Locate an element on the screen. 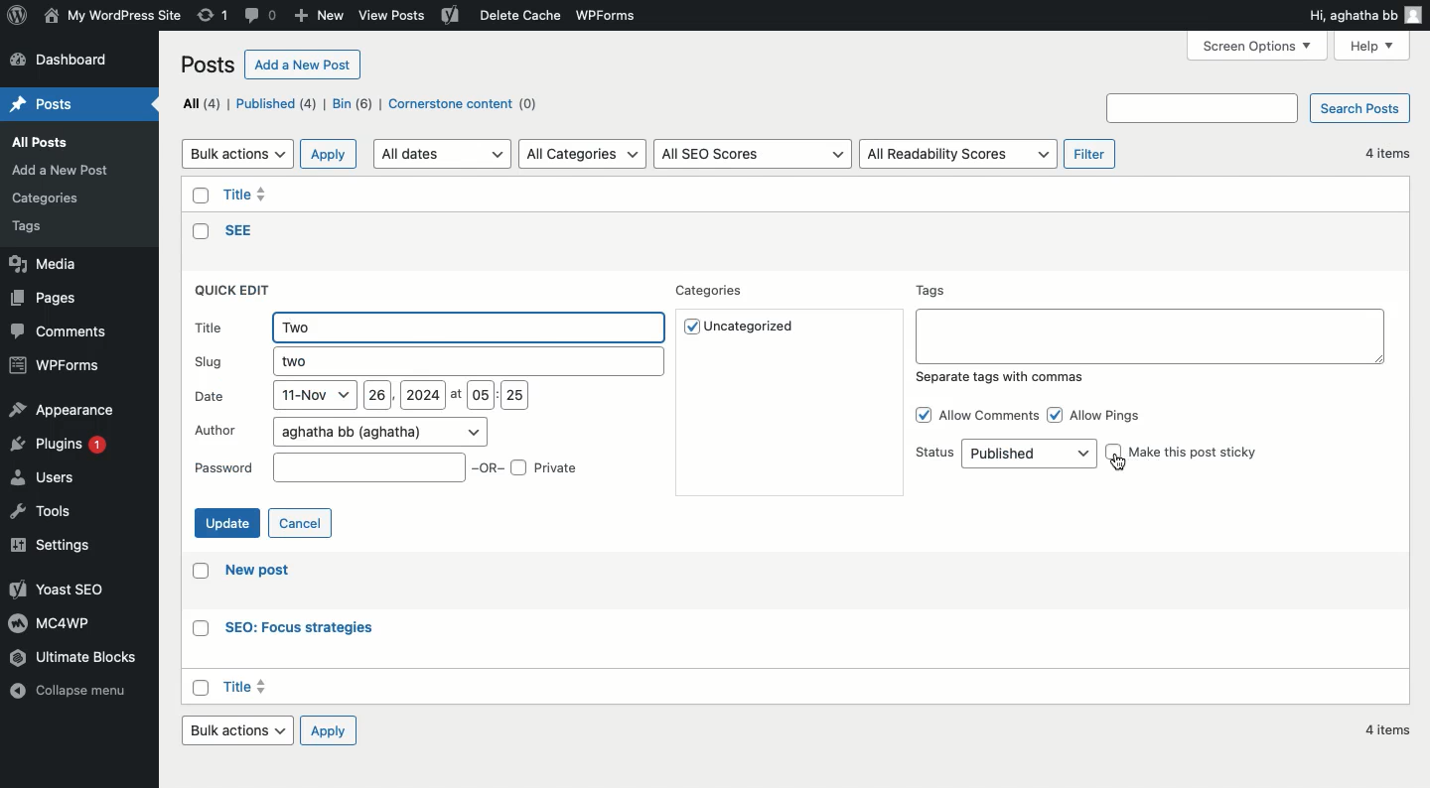  New is located at coordinates (318, 17).